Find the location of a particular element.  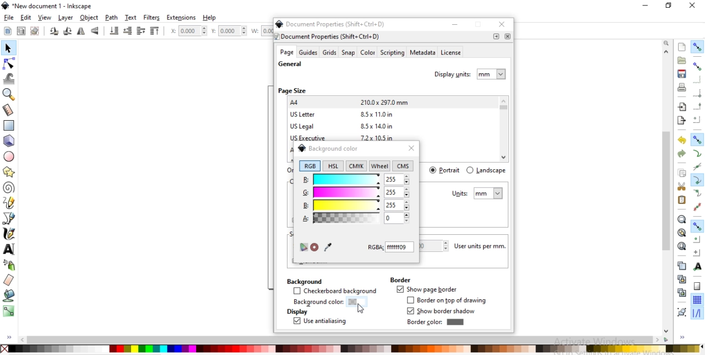

vertical coordinate of selection is located at coordinates (230, 31).